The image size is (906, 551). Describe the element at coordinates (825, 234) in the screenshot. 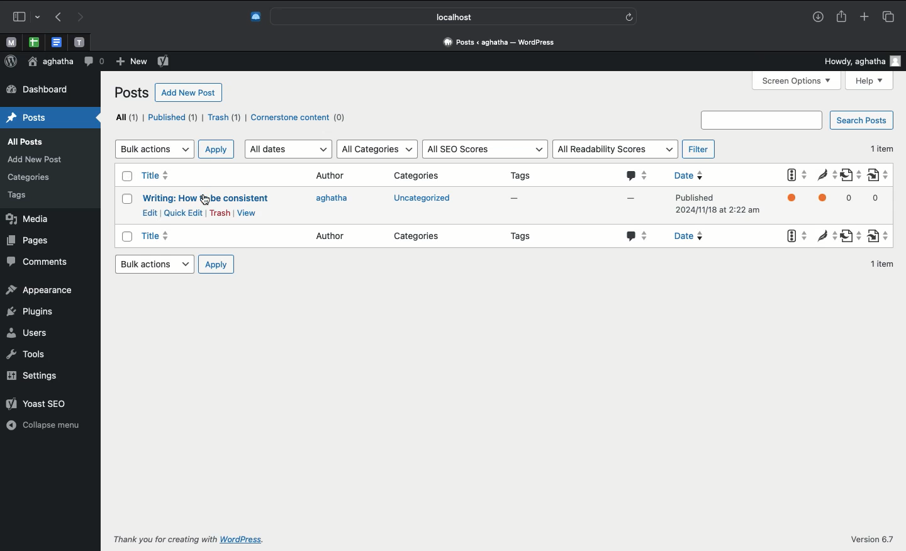

I see `readability` at that location.